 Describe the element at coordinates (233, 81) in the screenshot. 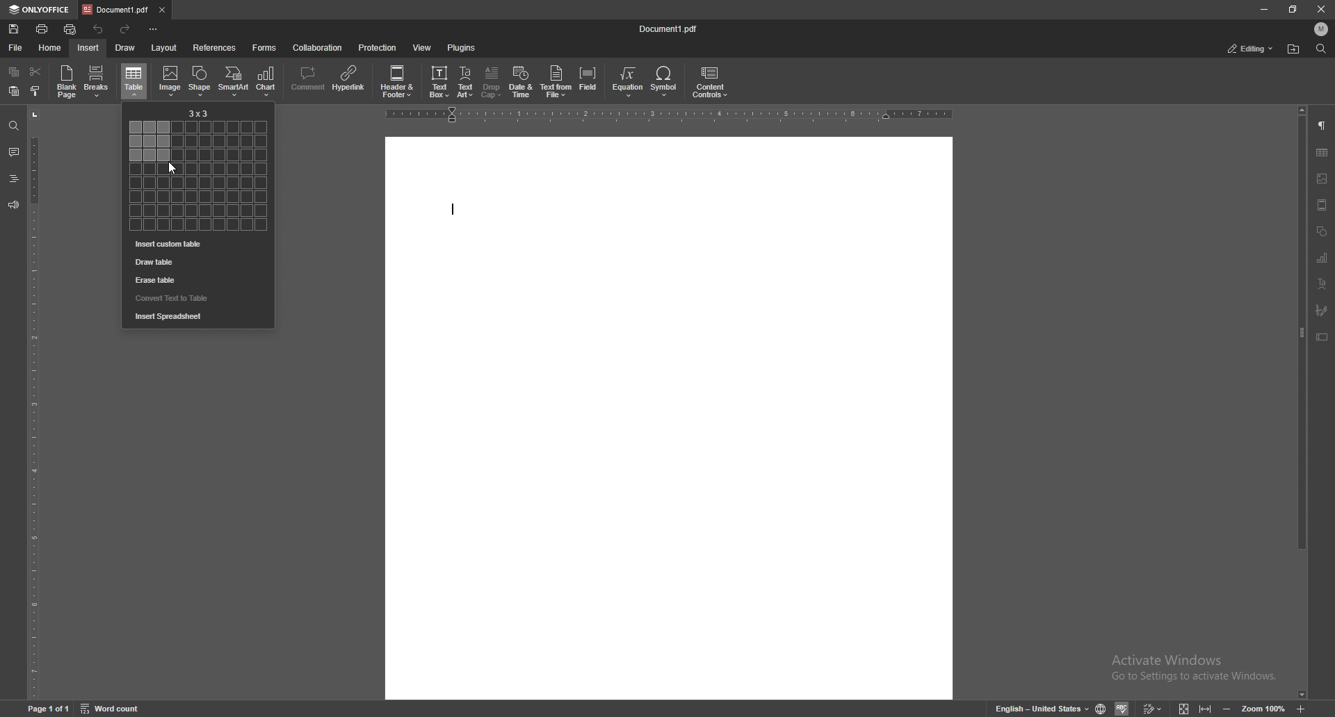

I see `smartart` at that location.